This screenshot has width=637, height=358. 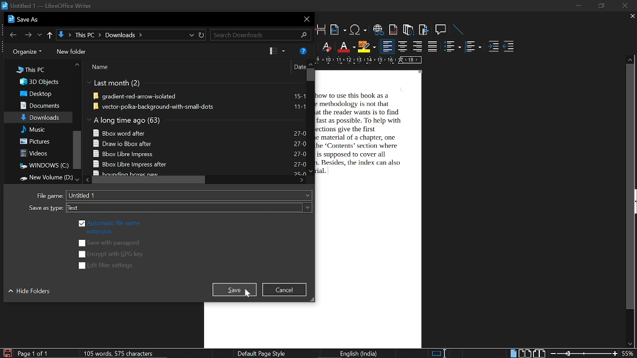 I want to click on vertical scrollbar, so click(x=76, y=151).